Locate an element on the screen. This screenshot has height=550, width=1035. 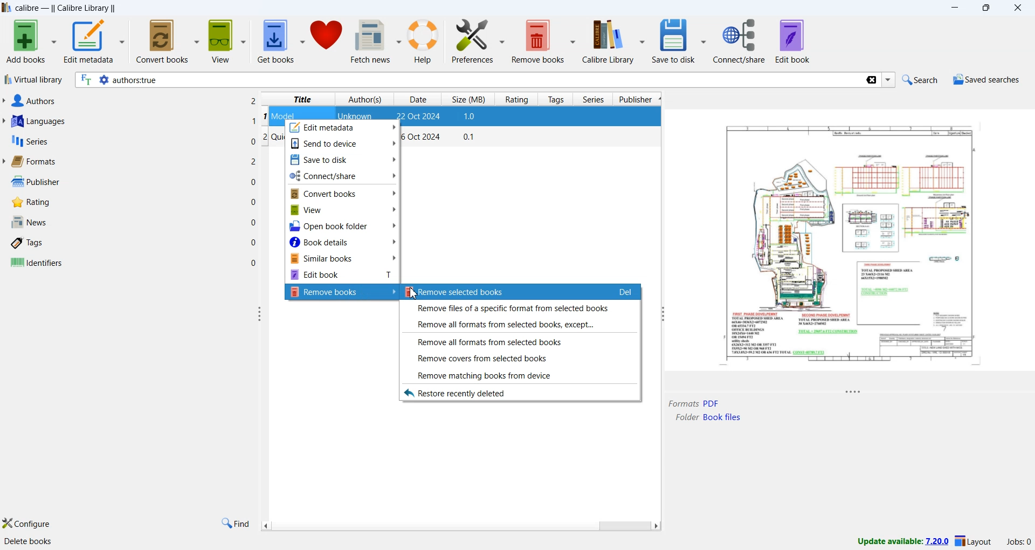
Dropdown is located at coordinates (889, 80).